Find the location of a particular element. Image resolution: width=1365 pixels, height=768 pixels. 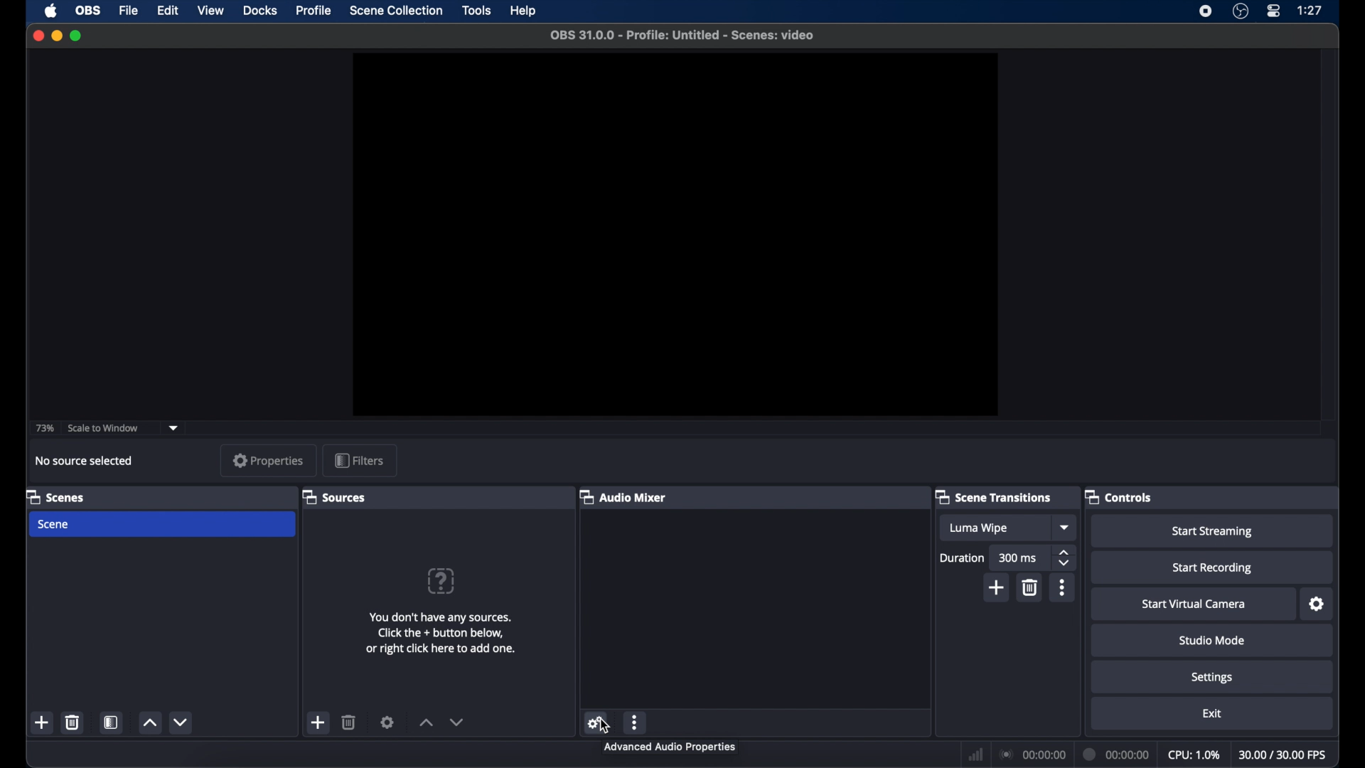

add is located at coordinates (42, 722).